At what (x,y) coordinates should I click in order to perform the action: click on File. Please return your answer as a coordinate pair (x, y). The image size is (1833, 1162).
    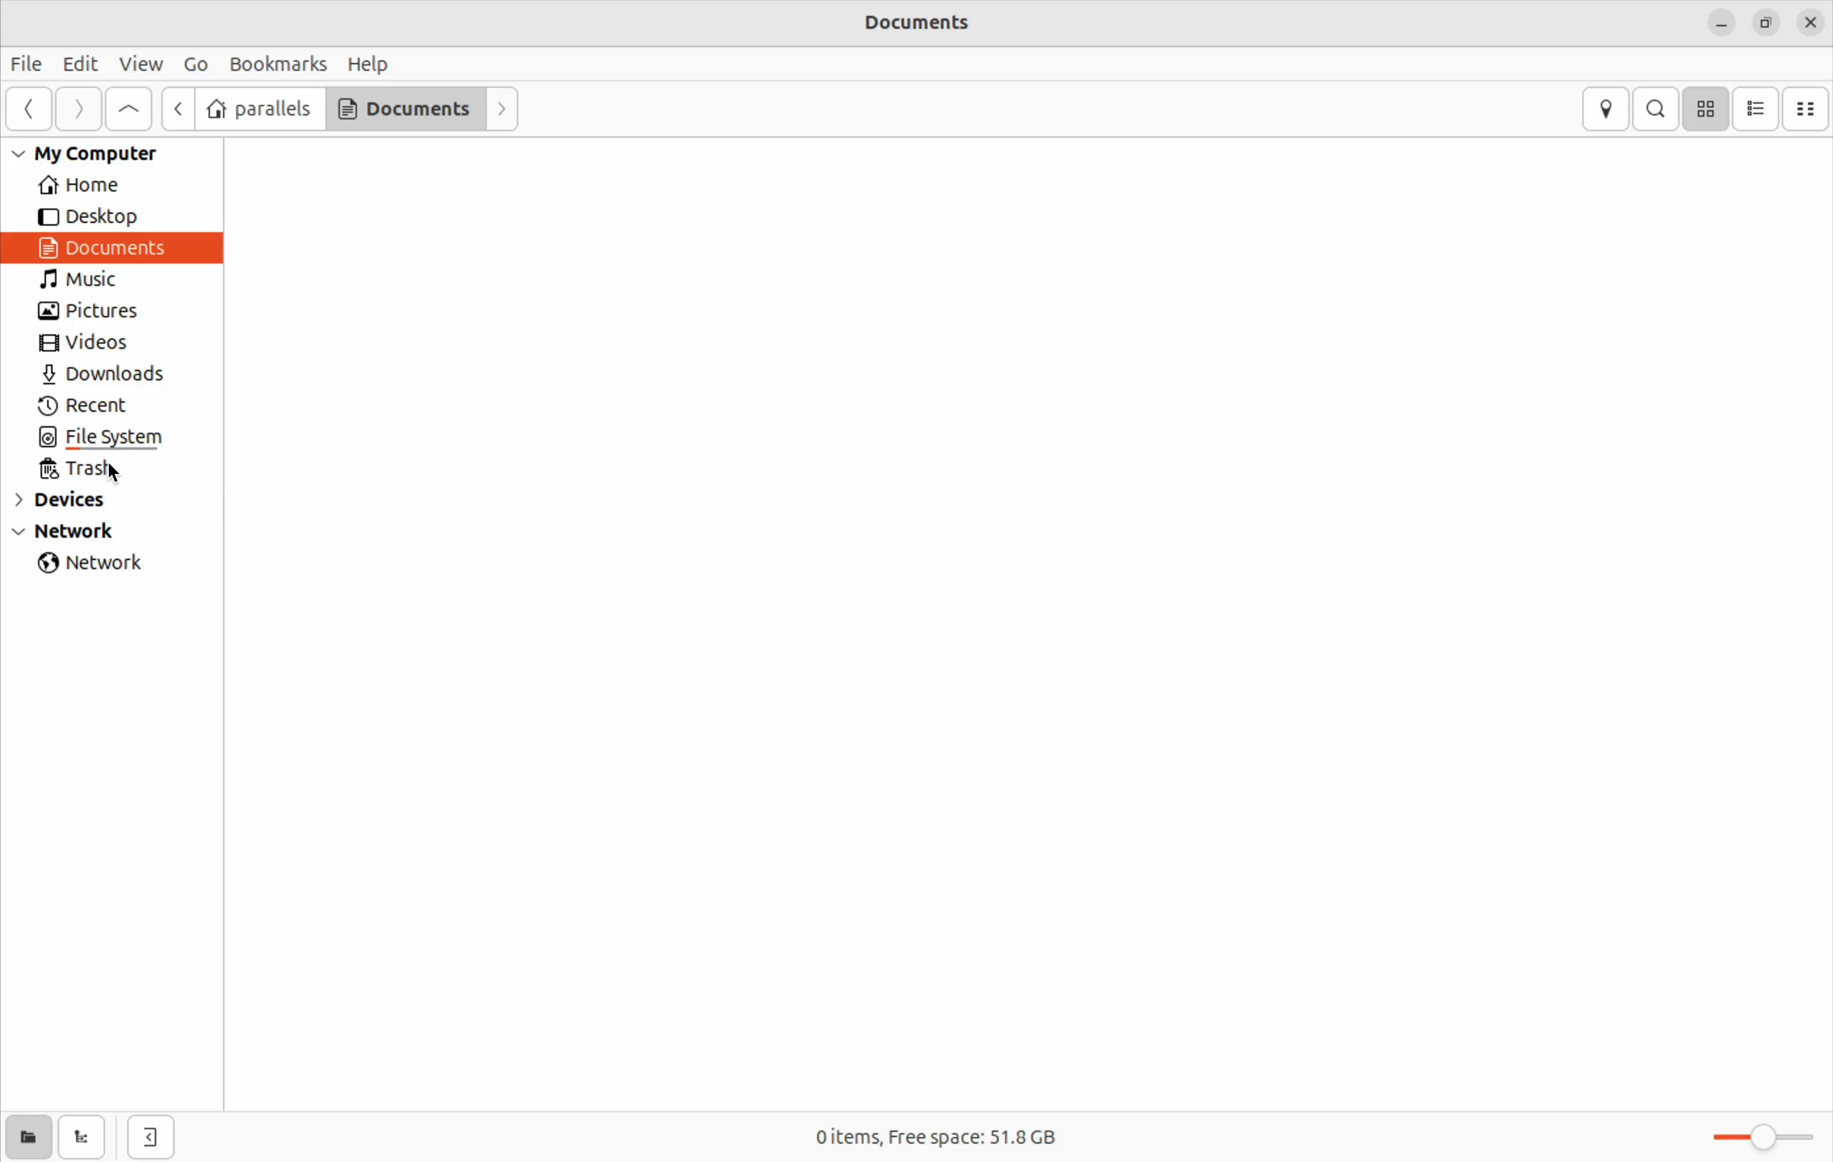
    Looking at the image, I should click on (26, 65).